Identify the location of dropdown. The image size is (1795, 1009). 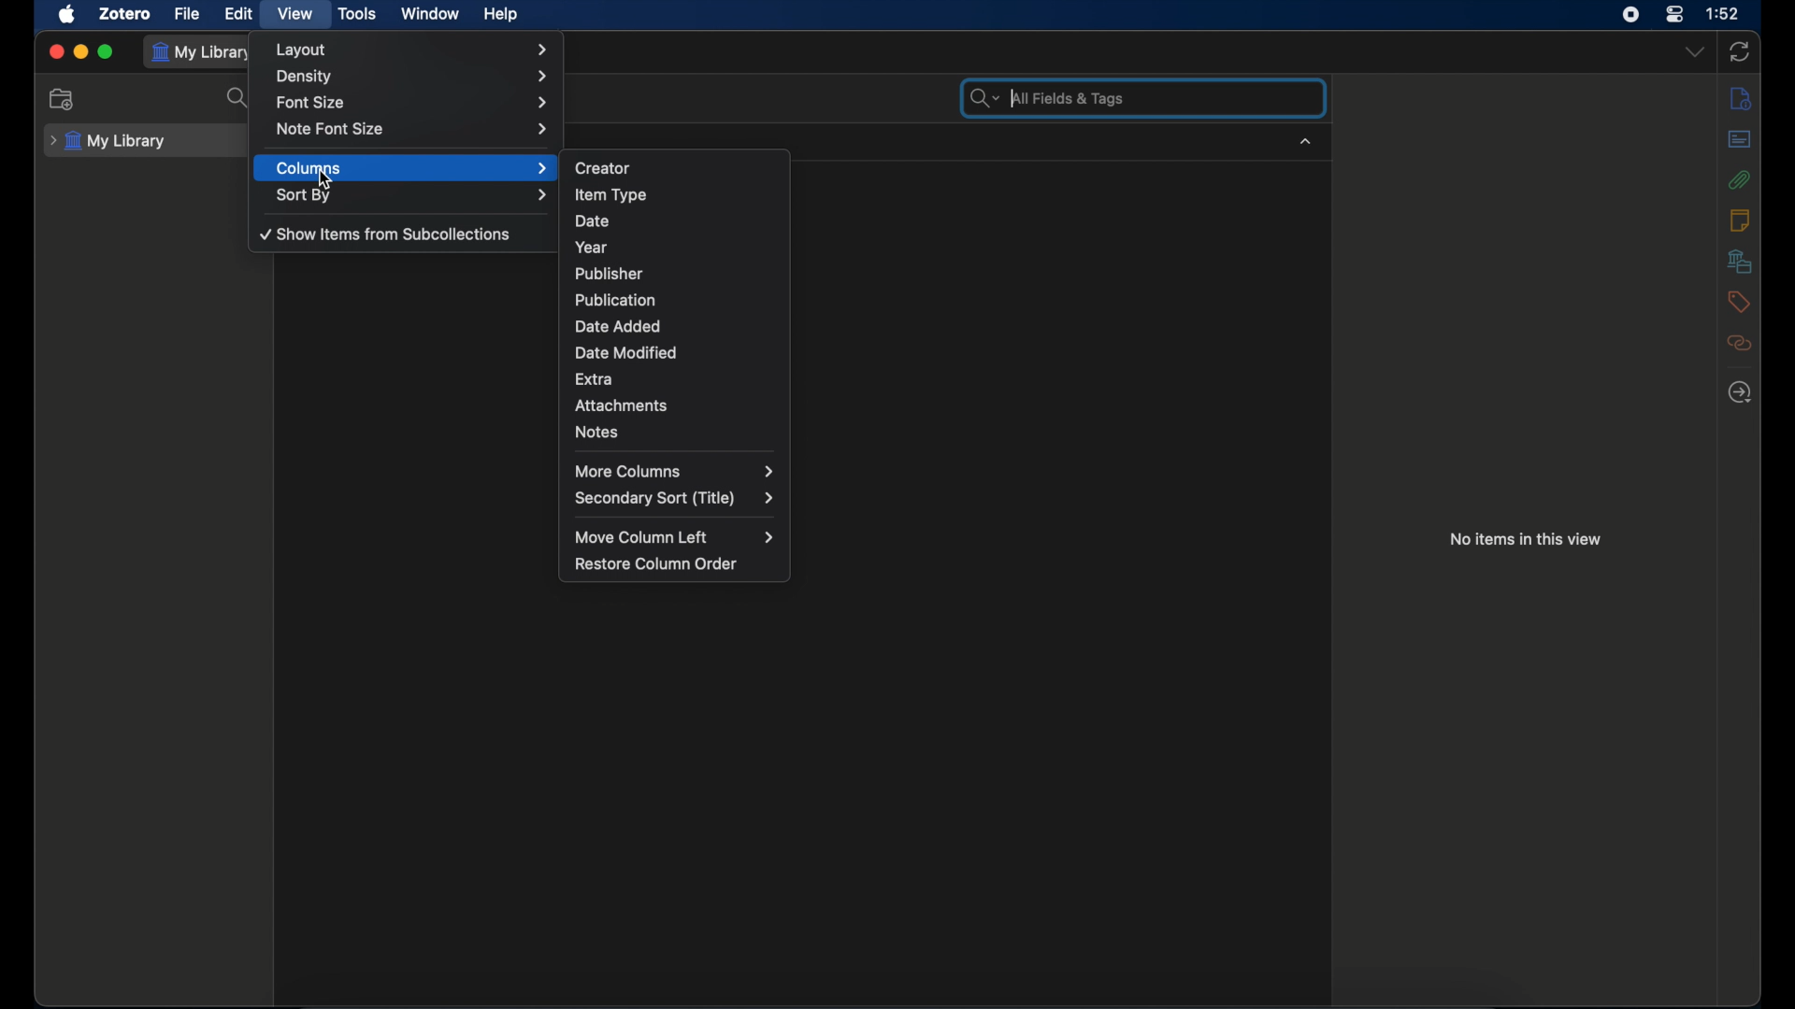
(1306, 142).